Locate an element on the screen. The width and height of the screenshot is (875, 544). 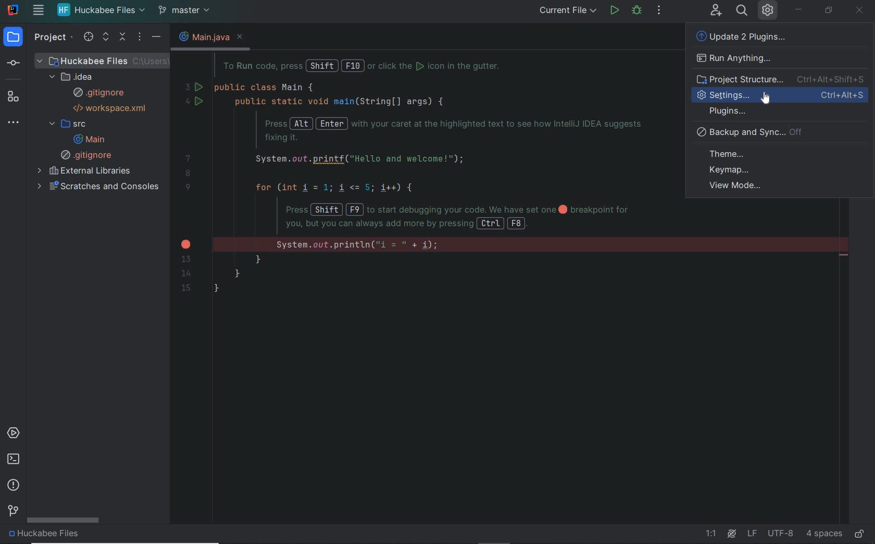
go to line is located at coordinates (713, 534).